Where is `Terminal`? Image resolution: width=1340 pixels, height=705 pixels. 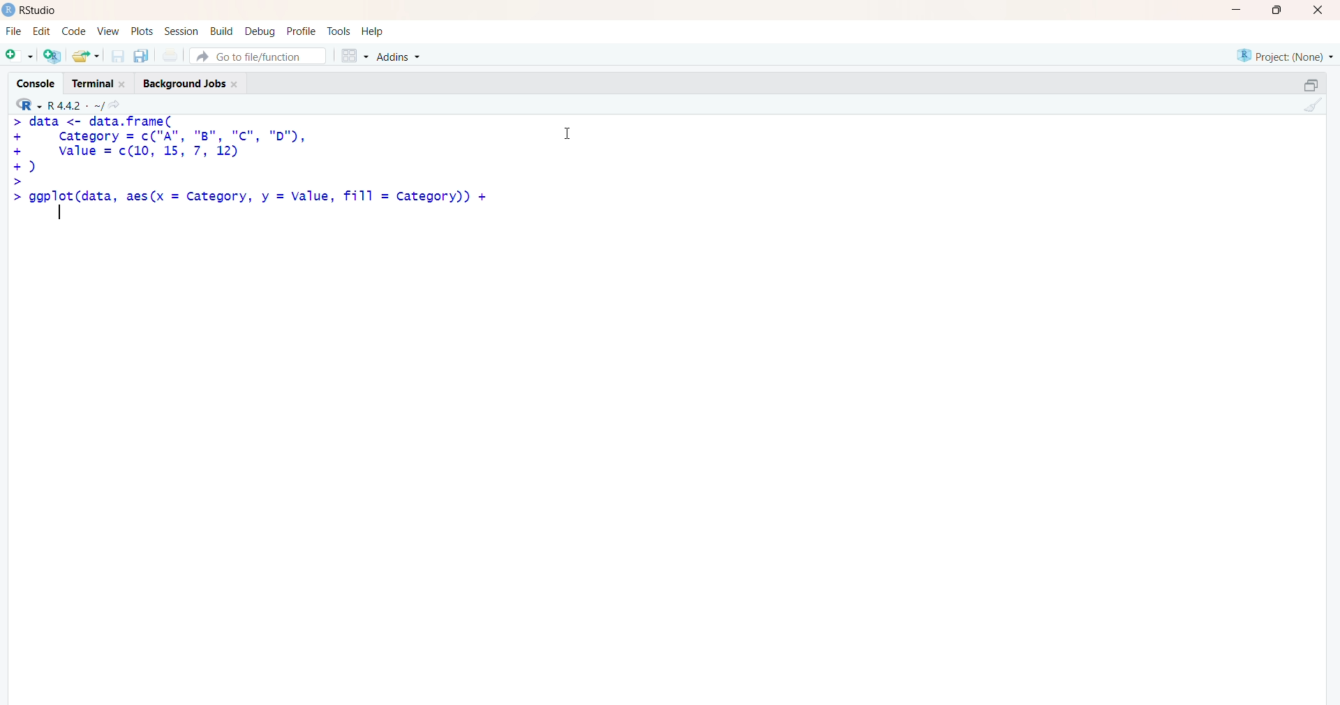 Terminal is located at coordinates (96, 82).